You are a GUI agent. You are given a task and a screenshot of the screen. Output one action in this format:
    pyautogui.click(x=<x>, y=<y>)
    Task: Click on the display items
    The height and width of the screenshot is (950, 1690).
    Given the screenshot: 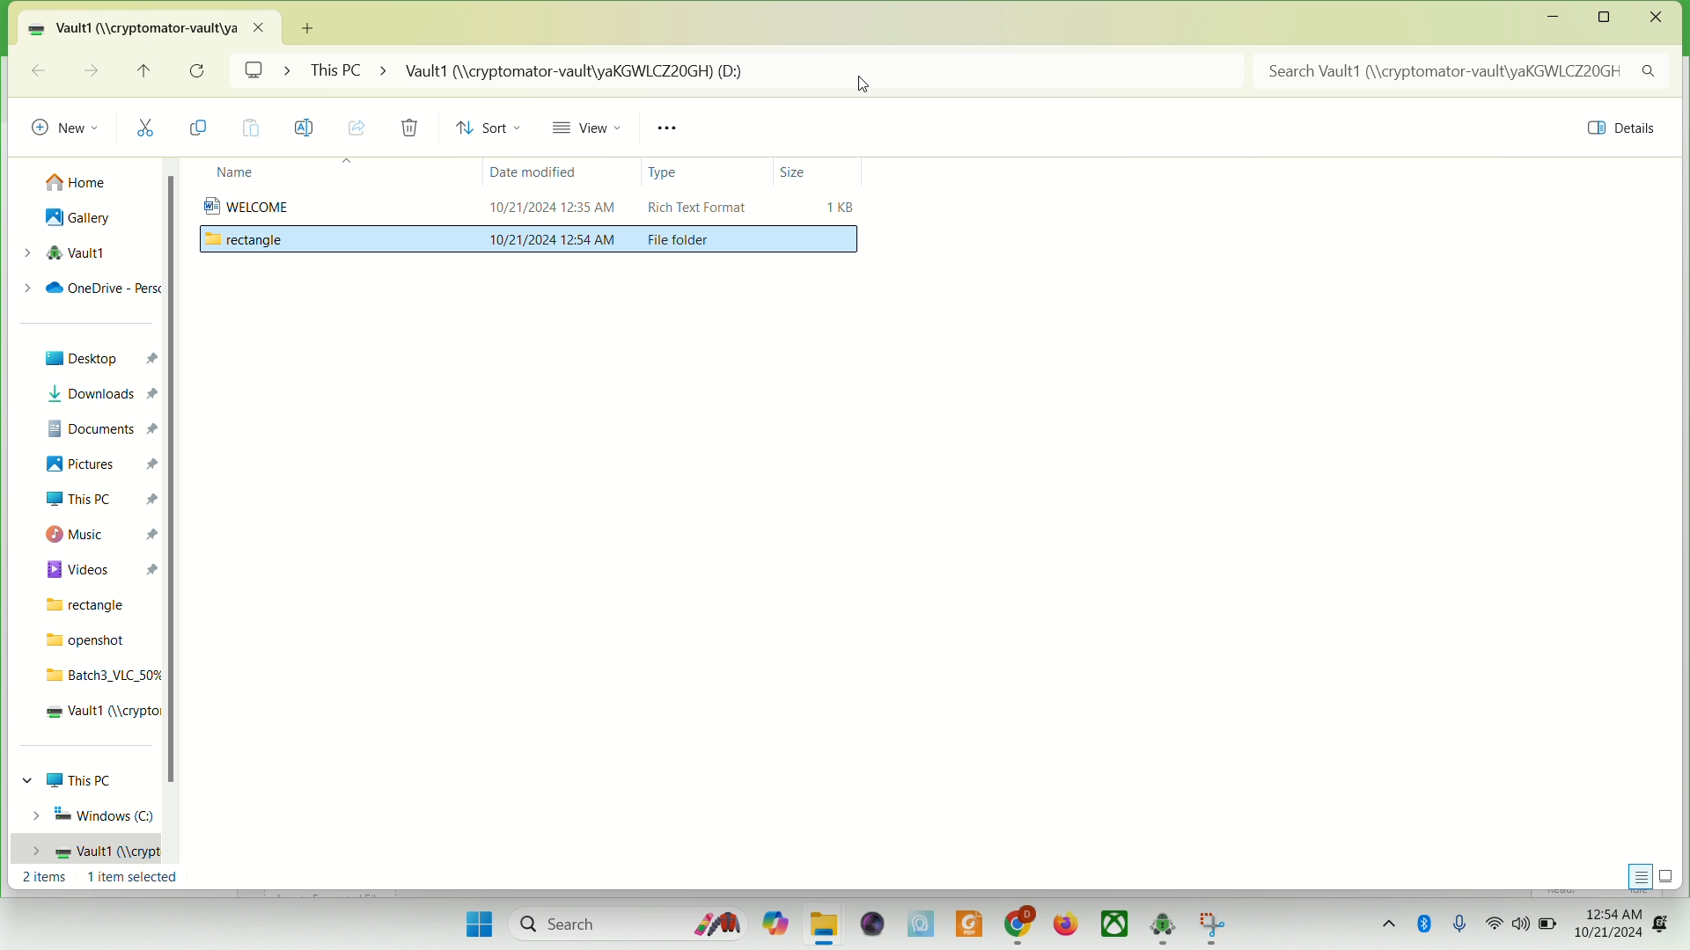 What is the action you would take?
    pyautogui.click(x=1670, y=875)
    